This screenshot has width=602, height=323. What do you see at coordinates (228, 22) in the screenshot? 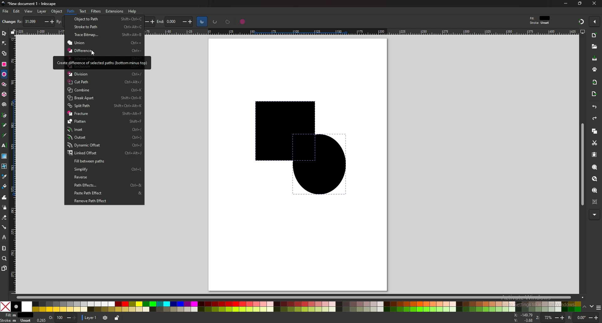
I see `chord` at bounding box center [228, 22].